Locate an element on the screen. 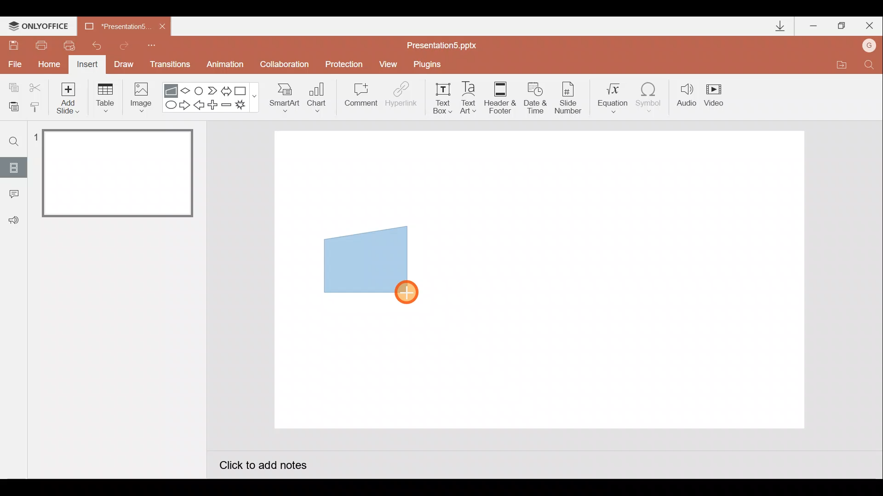 Image resolution: width=883 pixels, height=496 pixels. Explosion 1 is located at coordinates (246, 106).